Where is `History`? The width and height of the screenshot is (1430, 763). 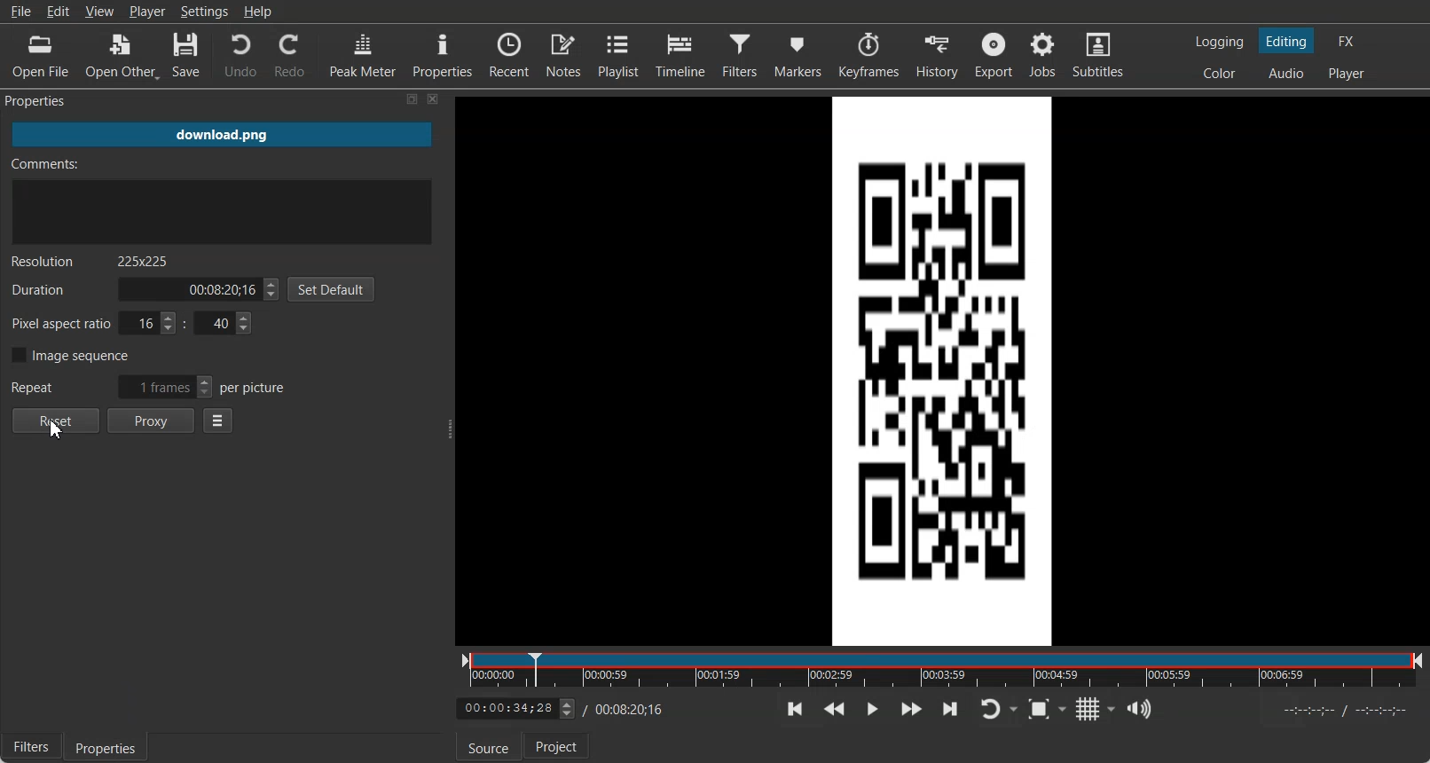
History is located at coordinates (936, 55).